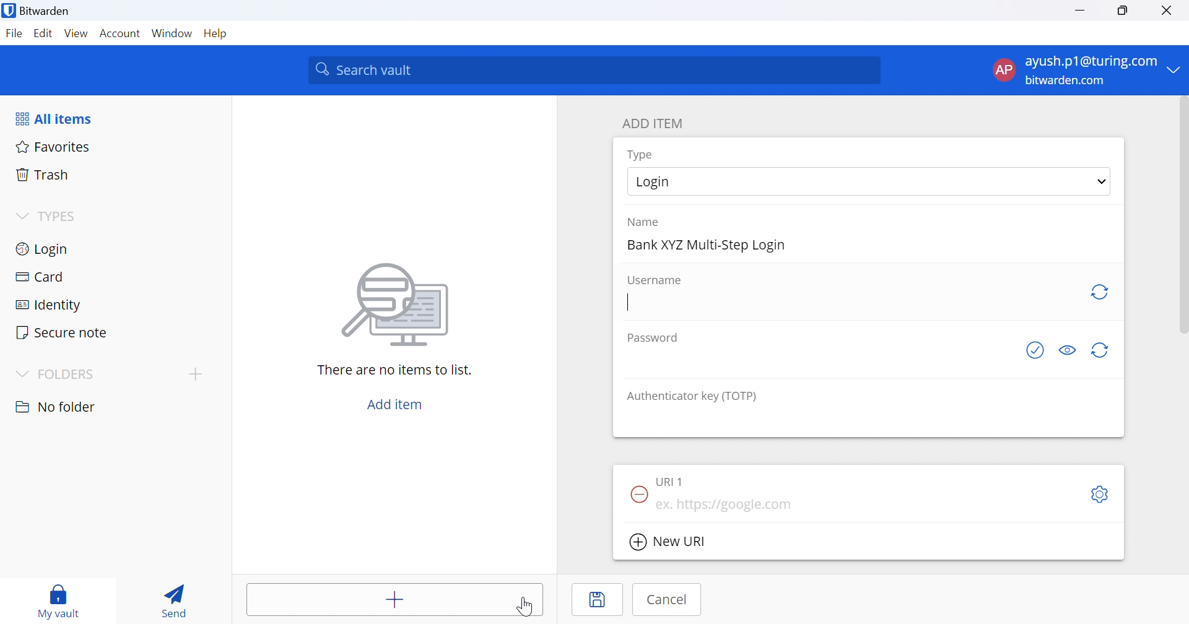 Image resolution: width=1189 pixels, height=624 pixels. Describe the element at coordinates (1102, 294) in the screenshot. I see `Regenerate username` at that location.